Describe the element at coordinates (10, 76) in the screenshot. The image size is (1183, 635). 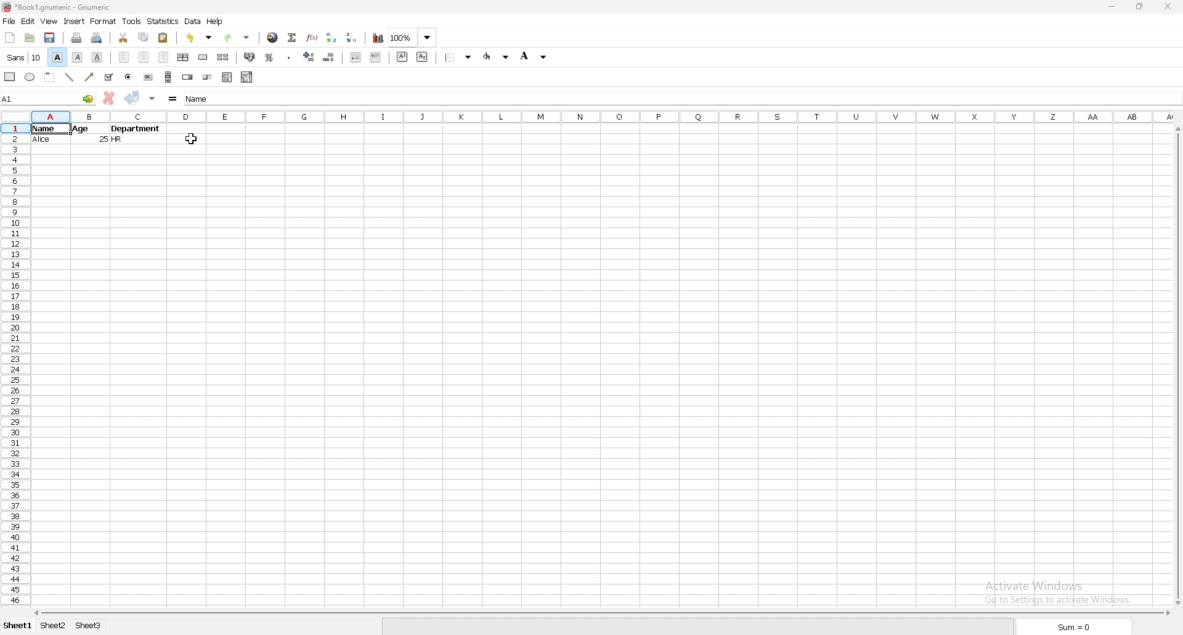
I see `rectangle` at that location.